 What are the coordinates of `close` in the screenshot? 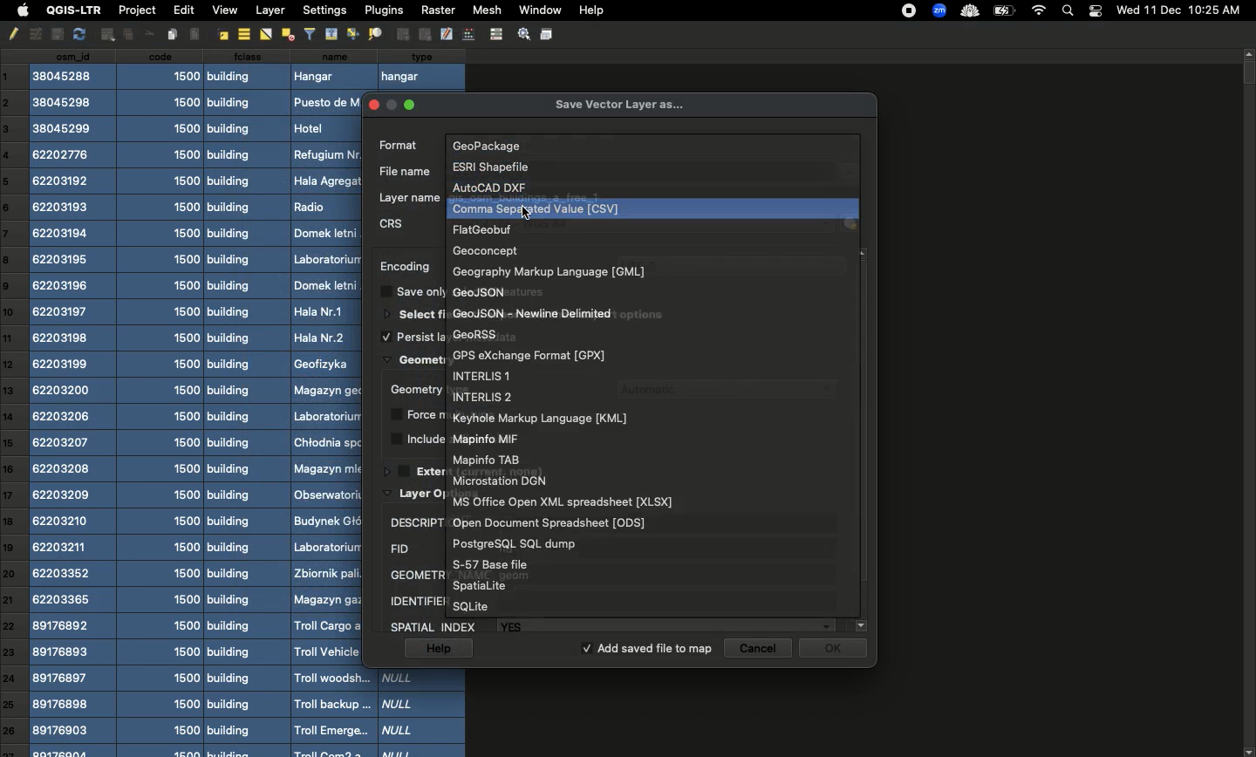 It's located at (373, 100).